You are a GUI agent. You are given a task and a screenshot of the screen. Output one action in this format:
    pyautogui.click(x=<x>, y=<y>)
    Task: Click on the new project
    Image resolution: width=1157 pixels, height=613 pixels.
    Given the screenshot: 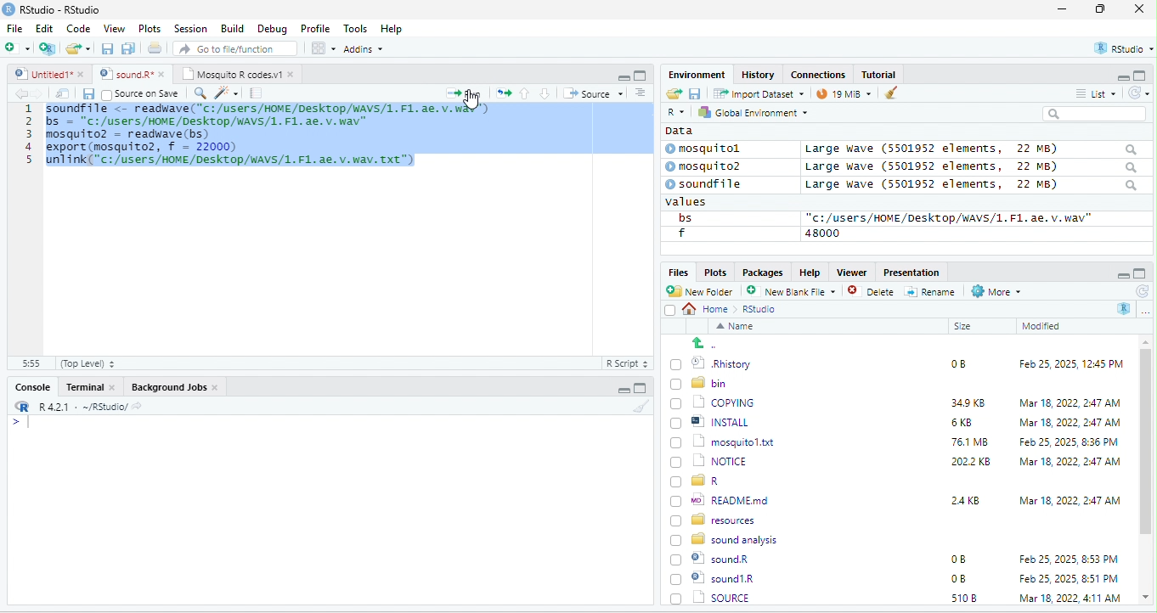 What is the action you would take?
    pyautogui.click(x=48, y=48)
    